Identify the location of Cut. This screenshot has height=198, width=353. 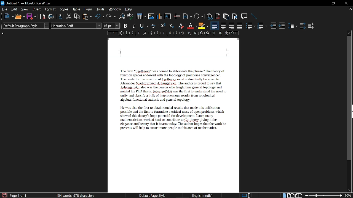
(69, 16).